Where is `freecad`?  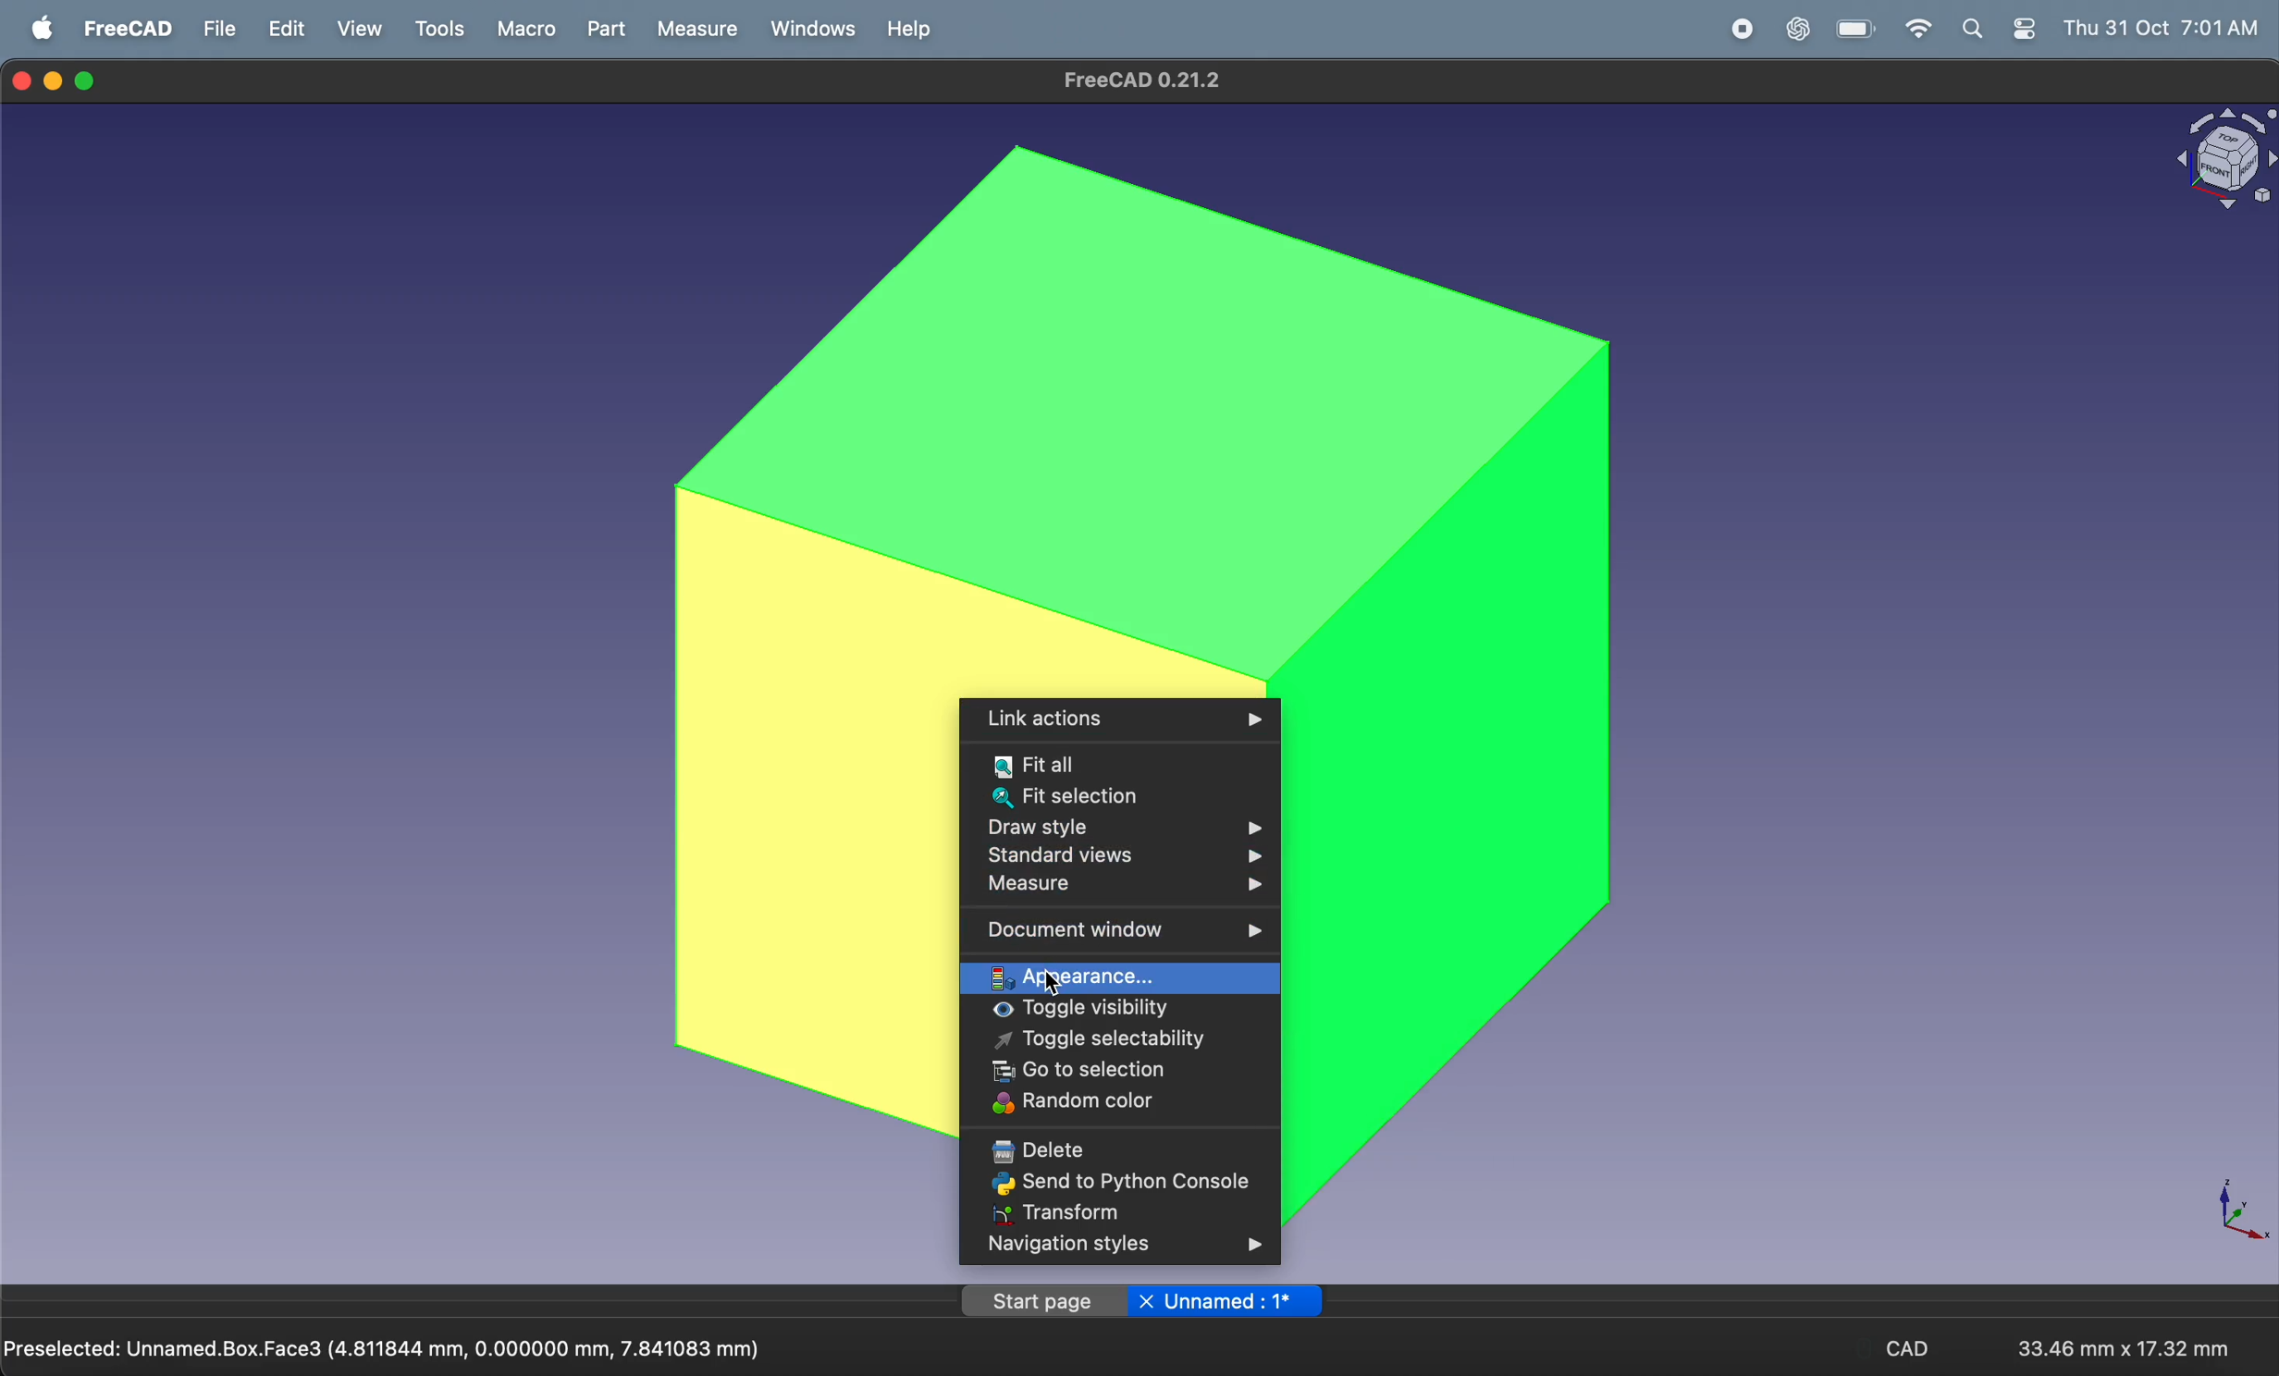
freecad is located at coordinates (125, 30).